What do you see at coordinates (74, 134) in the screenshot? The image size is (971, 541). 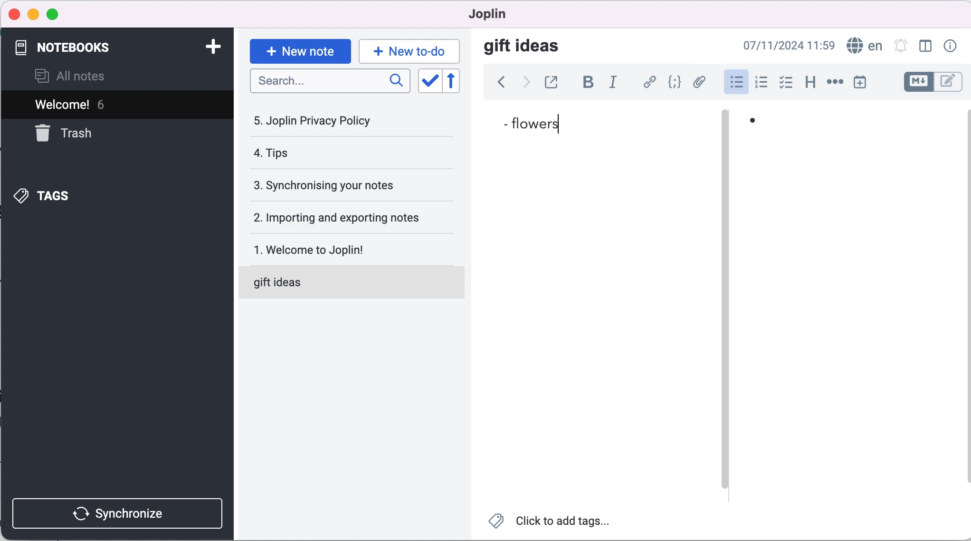 I see `trash` at bounding box center [74, 134].